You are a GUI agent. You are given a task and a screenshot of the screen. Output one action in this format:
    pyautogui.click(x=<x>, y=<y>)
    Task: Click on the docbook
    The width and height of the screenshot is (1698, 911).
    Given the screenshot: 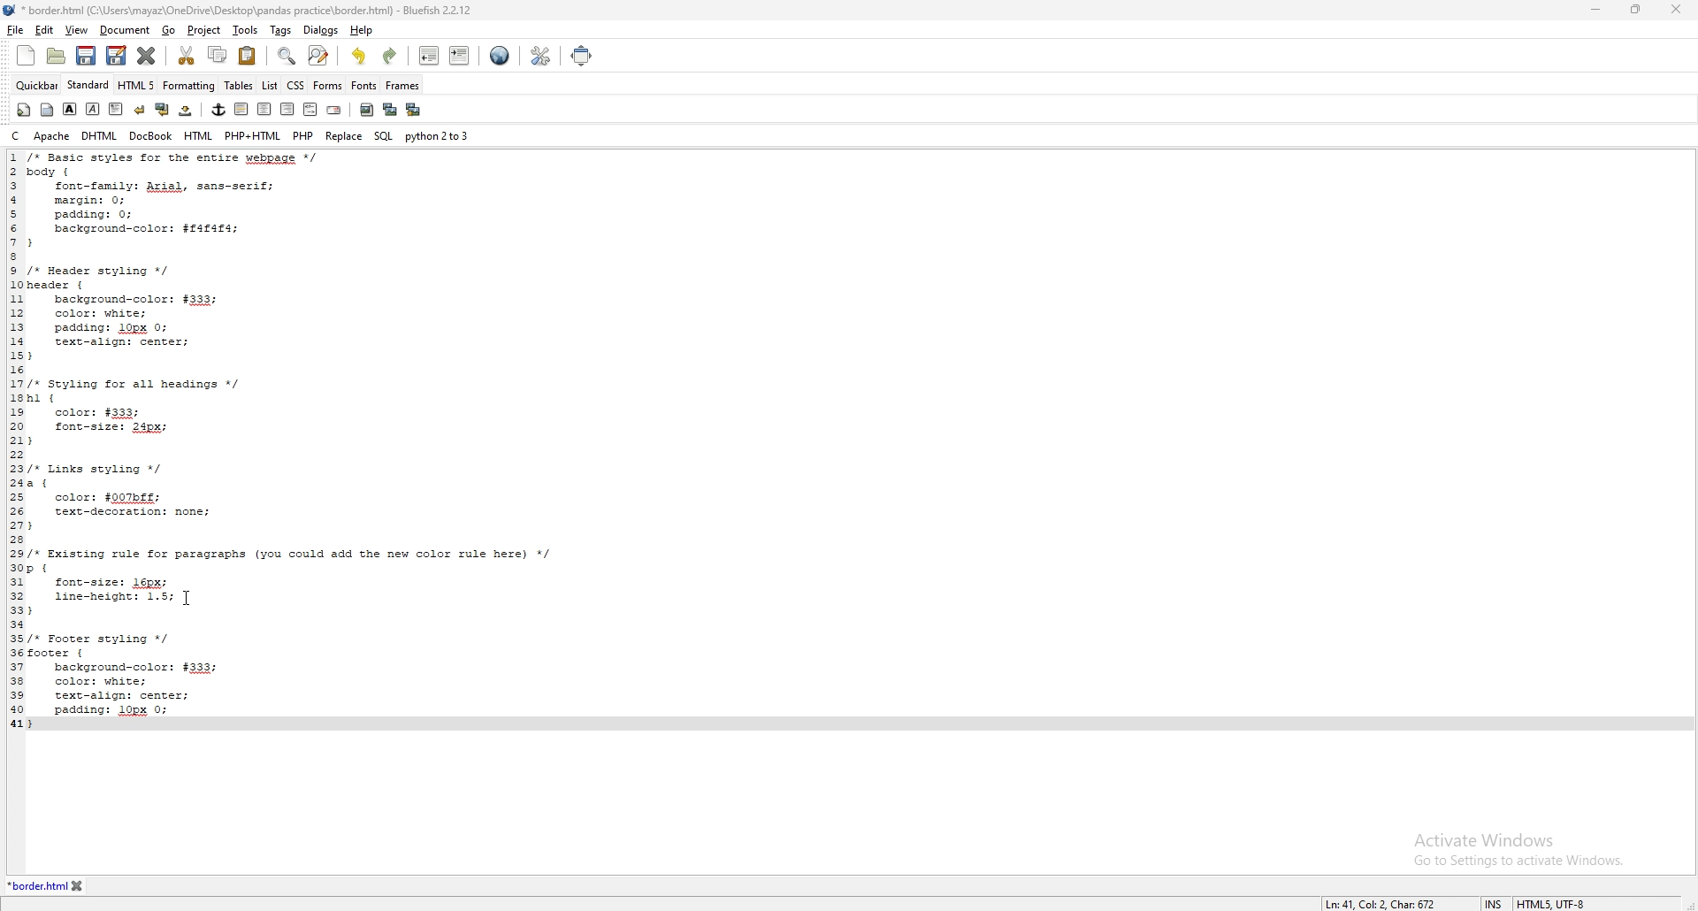 What is the action you would take?
    pyautogui.click(x=151, y=135)
    